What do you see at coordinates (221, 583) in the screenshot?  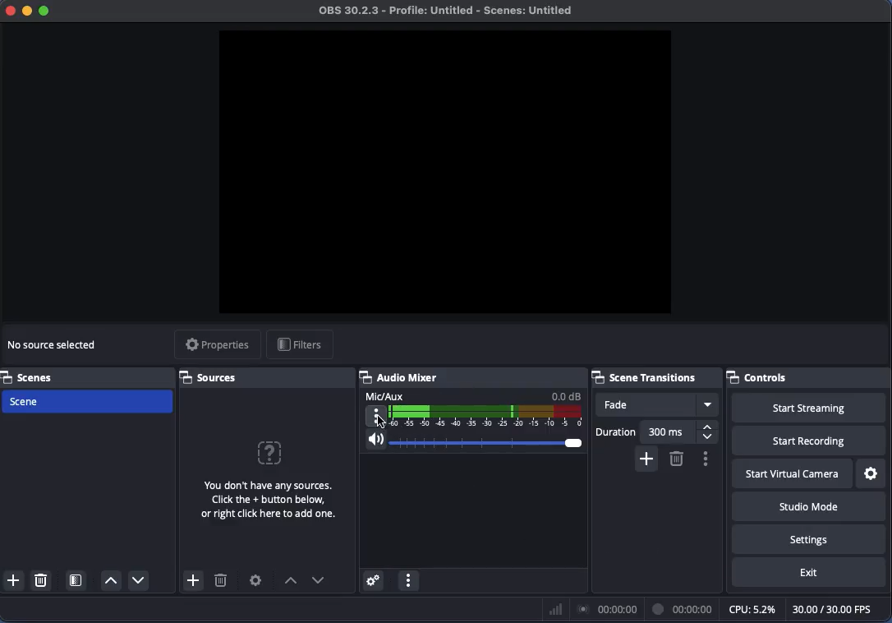 I see `Delete` at bounding box center [221, 583].